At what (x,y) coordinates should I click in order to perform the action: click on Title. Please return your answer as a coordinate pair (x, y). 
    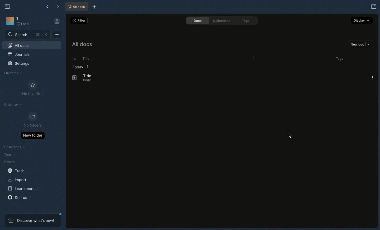
    Looking at the image, I should click on (85, 59).